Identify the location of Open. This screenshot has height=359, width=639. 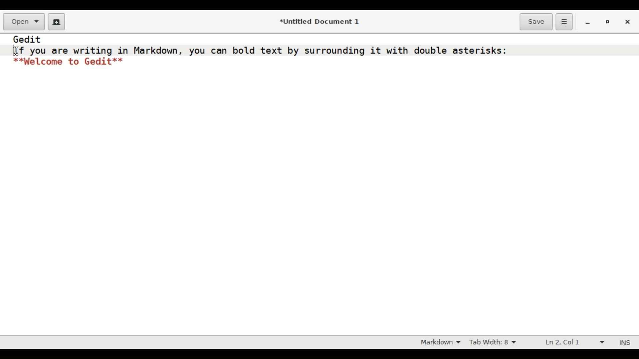
(24, 22).